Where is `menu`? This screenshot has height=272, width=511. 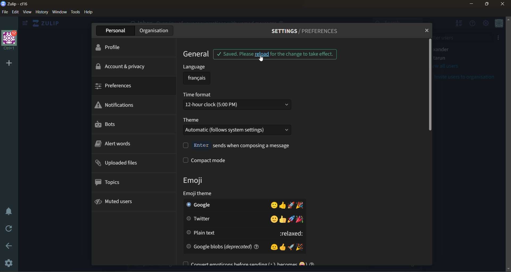
menu is located at coordinates (499, 24).